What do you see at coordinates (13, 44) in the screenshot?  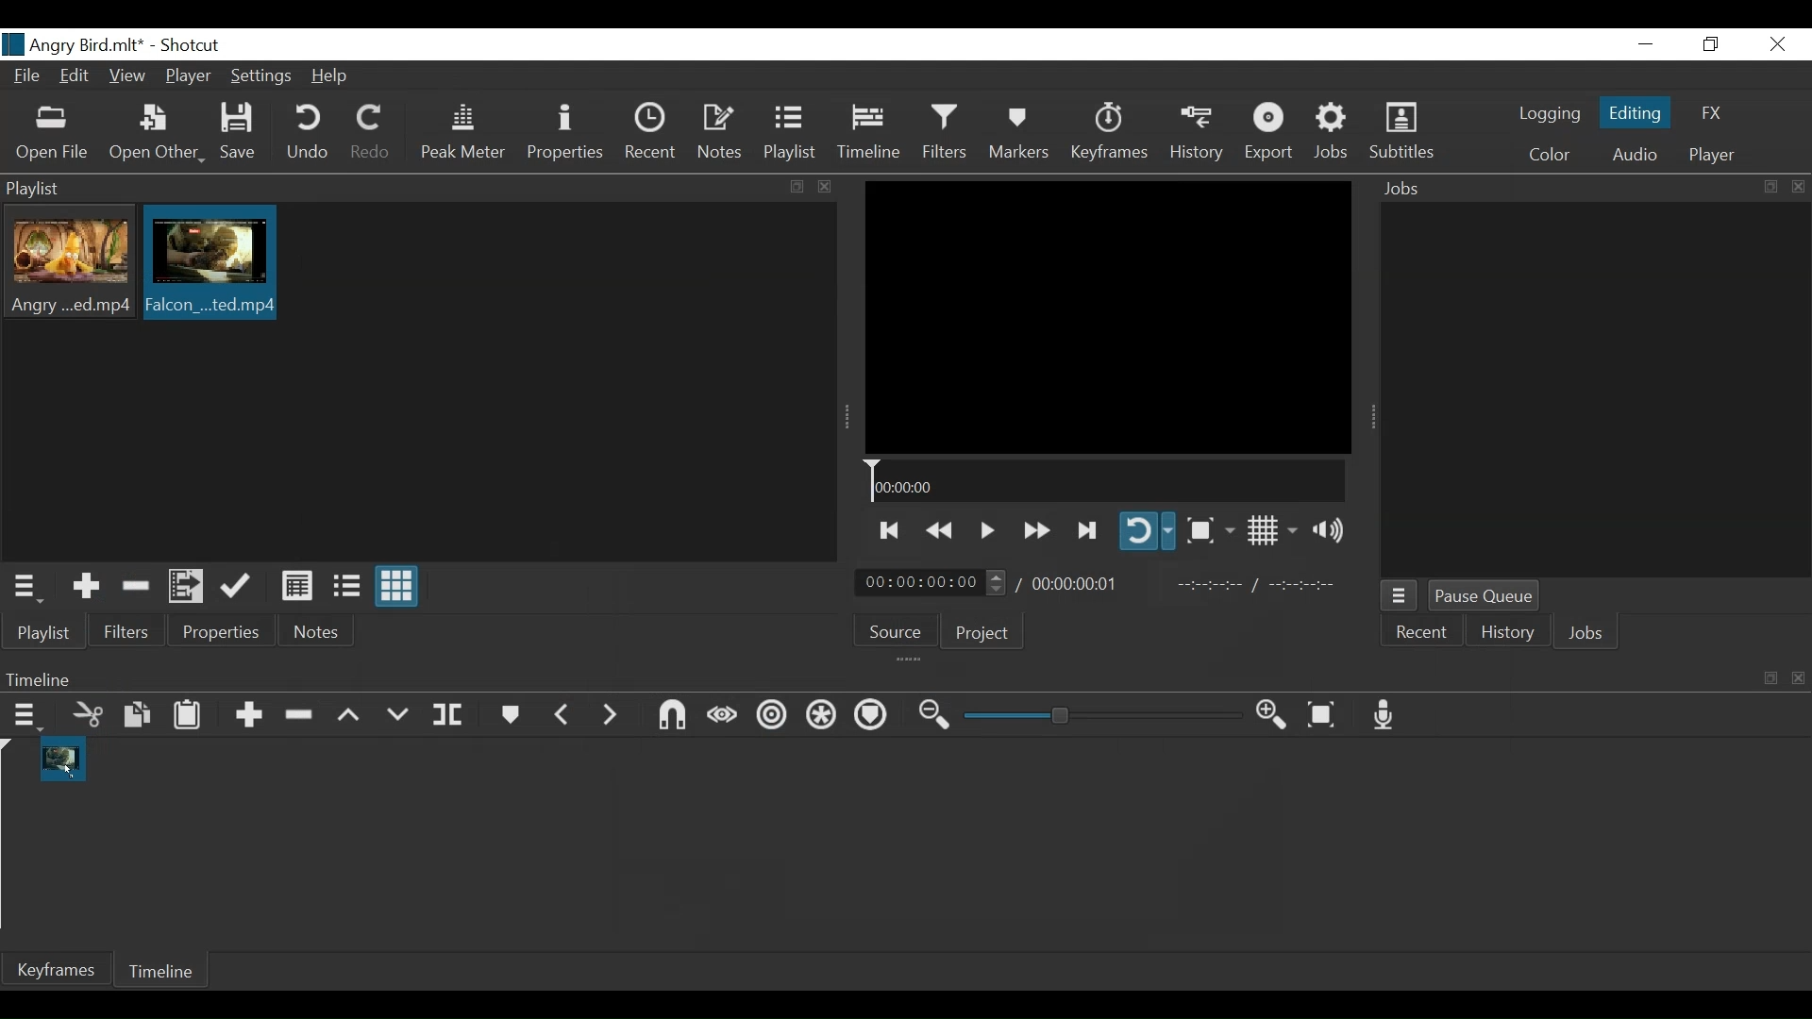 I see `logo` at bounding box center [13, 44].